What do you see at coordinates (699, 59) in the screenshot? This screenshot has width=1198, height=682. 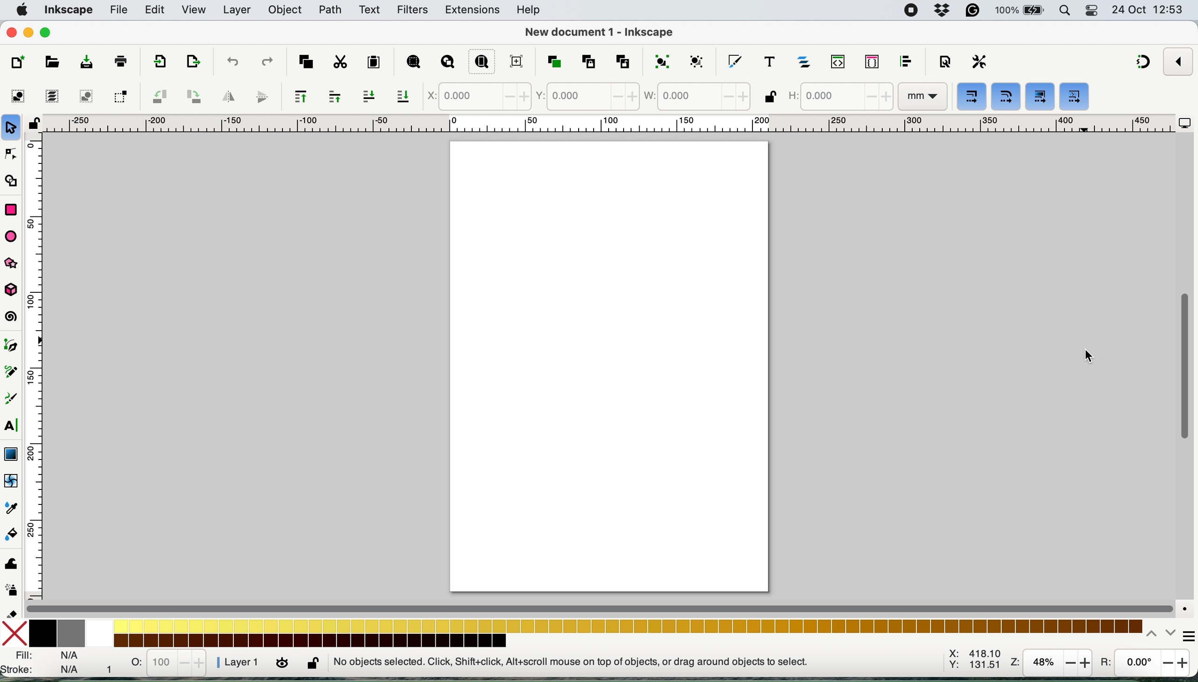 I see `ungroup` at bounding box center [699, 59].